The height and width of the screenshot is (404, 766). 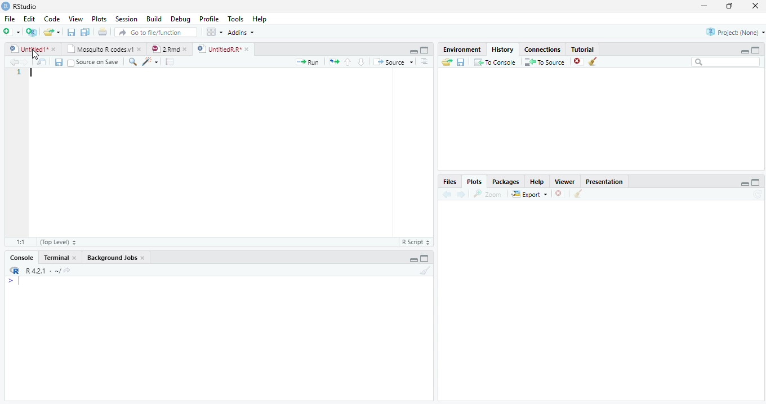 I want to click on Save all, so click(x=86, y=33).